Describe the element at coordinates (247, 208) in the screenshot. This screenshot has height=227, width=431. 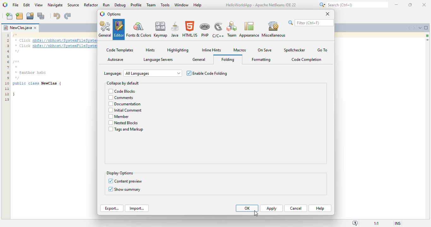
I see `OK` at that location.